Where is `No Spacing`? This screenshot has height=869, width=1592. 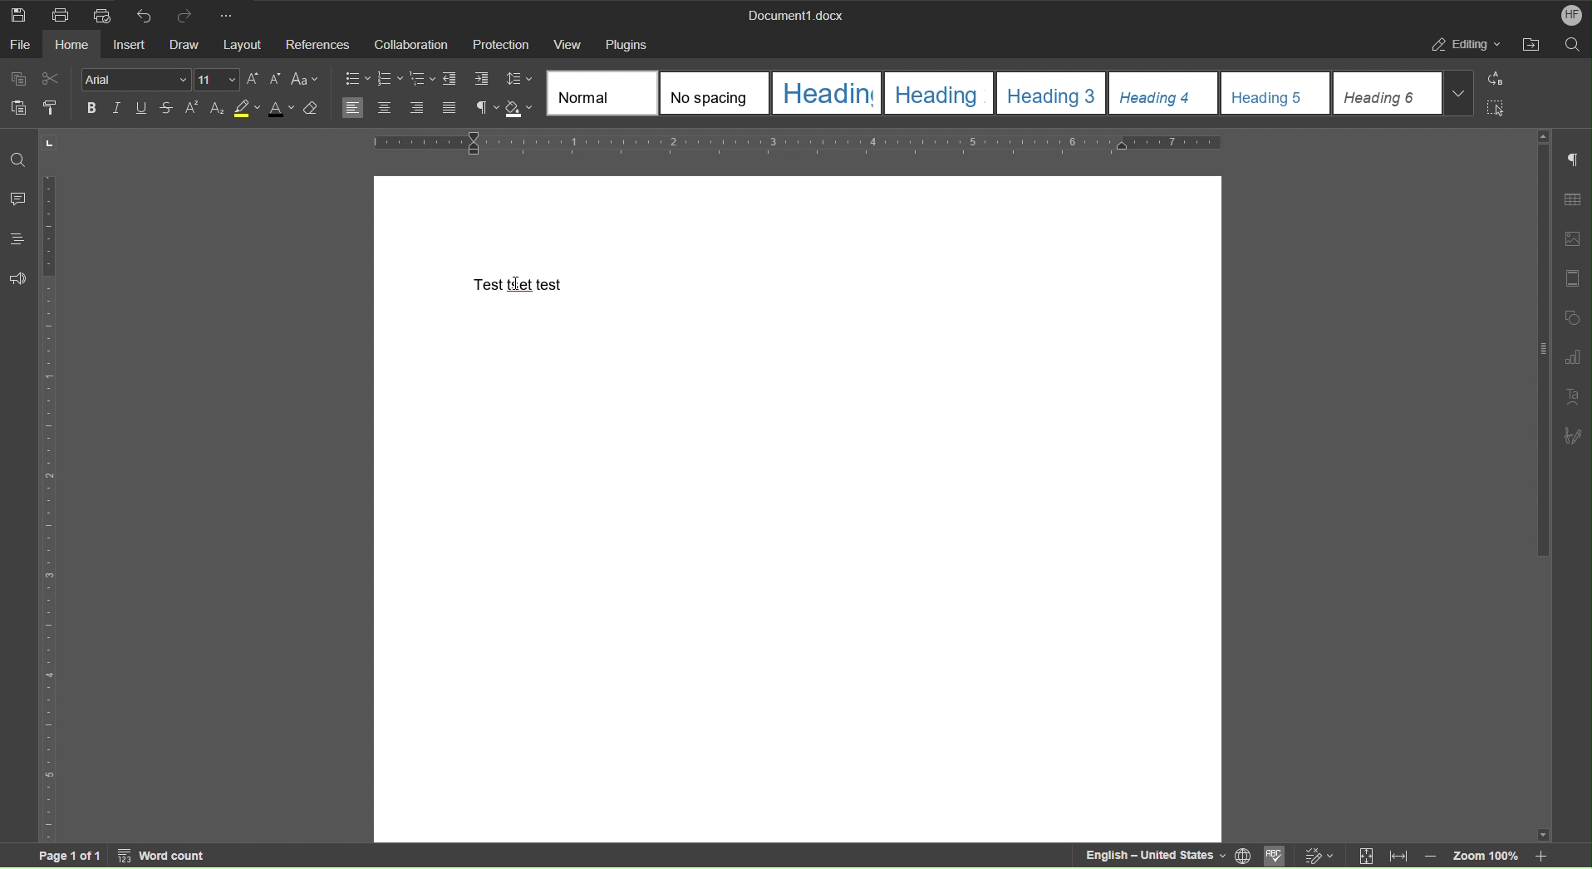
No Spacing is located at coordinates (718, 95).